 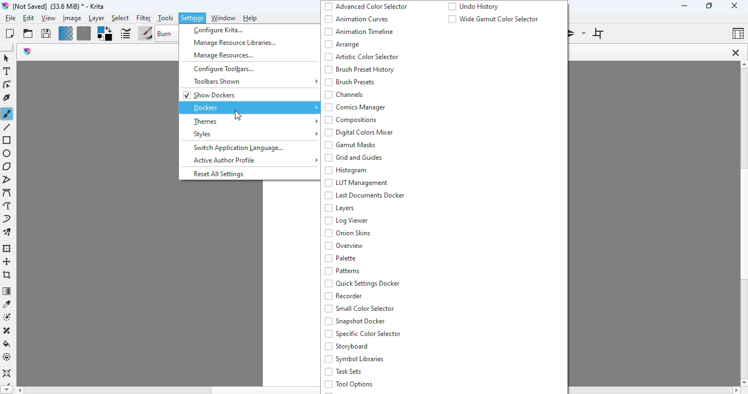 What do you see at coordinates (27, 51) in the screenshot?
I see `logo` at bounding box center [27, 51].